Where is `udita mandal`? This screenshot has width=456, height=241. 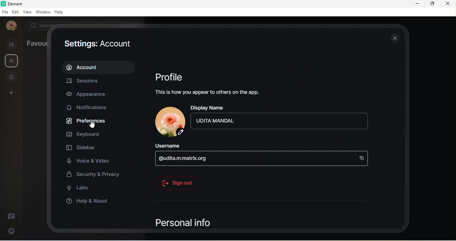
udita mandal is located at coordinates (281, 124).